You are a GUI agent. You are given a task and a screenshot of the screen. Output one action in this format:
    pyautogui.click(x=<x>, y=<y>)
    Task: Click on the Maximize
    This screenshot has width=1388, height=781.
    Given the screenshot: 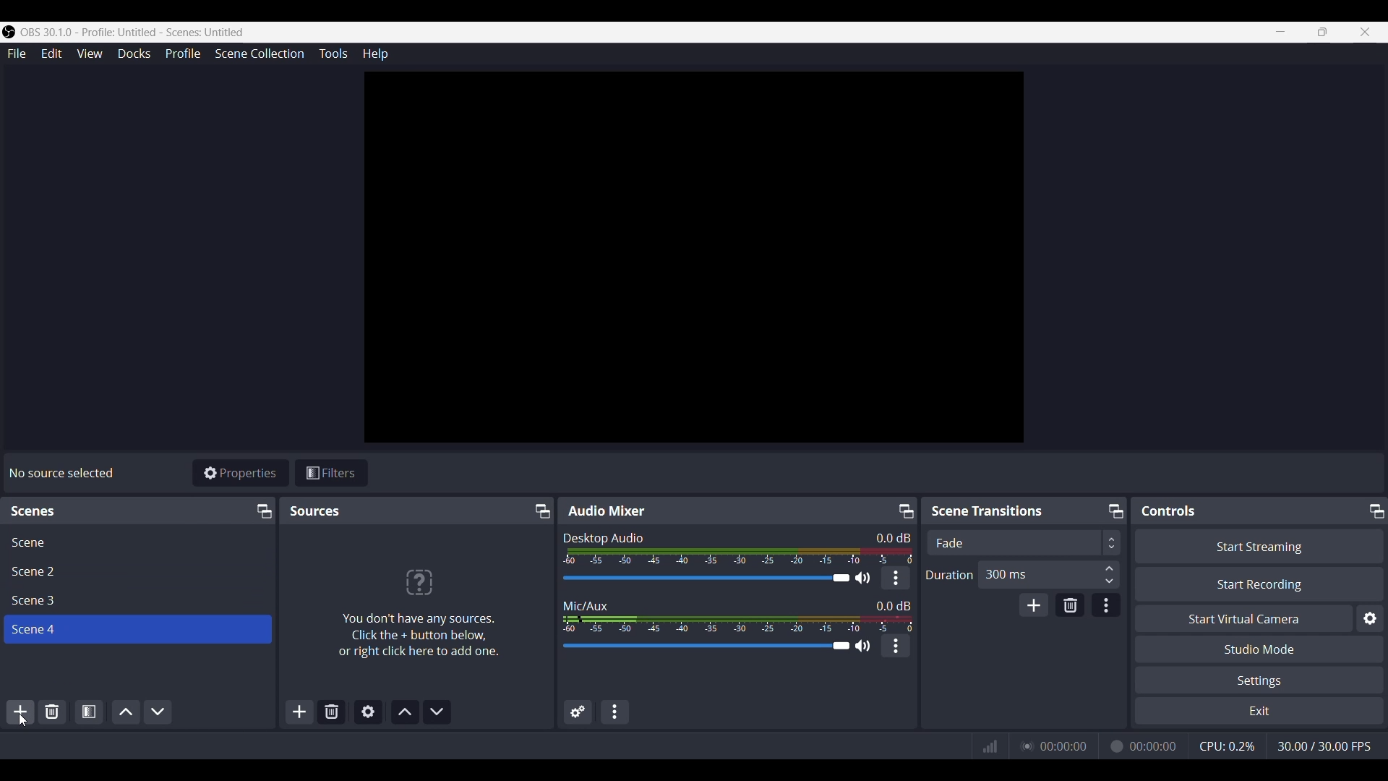 What is the action you would take?
    pyautogui.click(x=1321, y=32)
    